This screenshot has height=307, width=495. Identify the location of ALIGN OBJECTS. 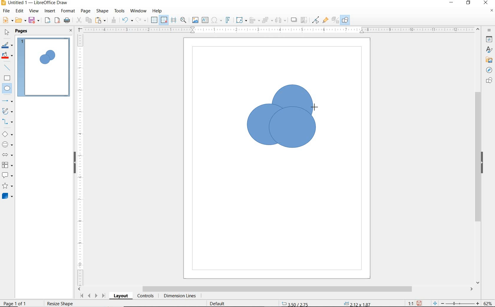
(254, 21).